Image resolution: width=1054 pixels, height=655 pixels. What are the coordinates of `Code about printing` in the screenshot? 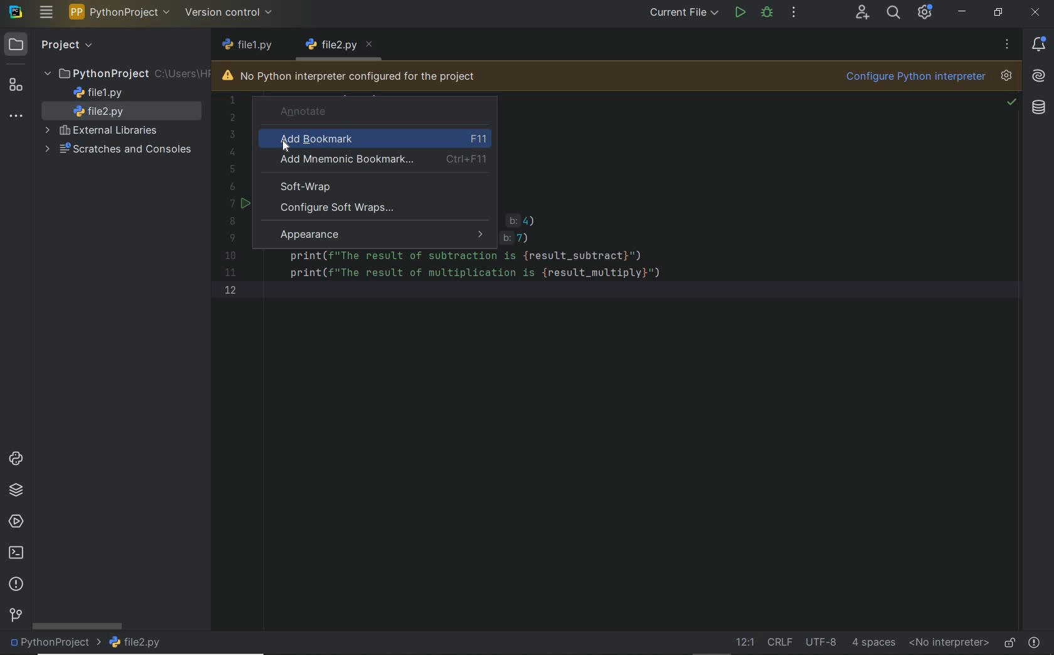 It's located at (476, 271).